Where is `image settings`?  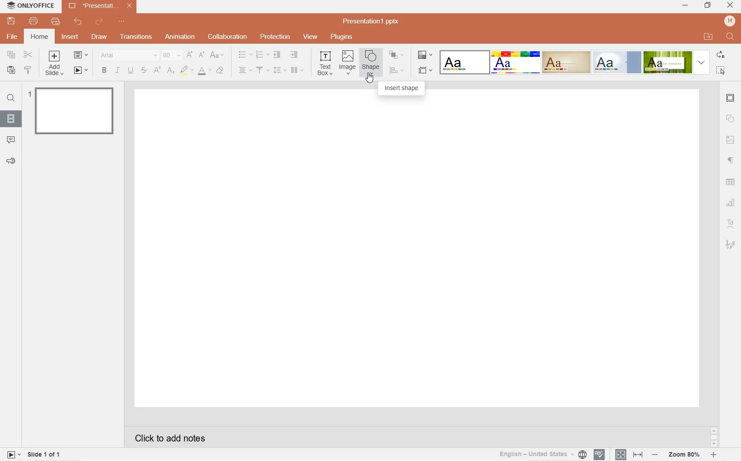 image settings is located at coordinates (730, 140).